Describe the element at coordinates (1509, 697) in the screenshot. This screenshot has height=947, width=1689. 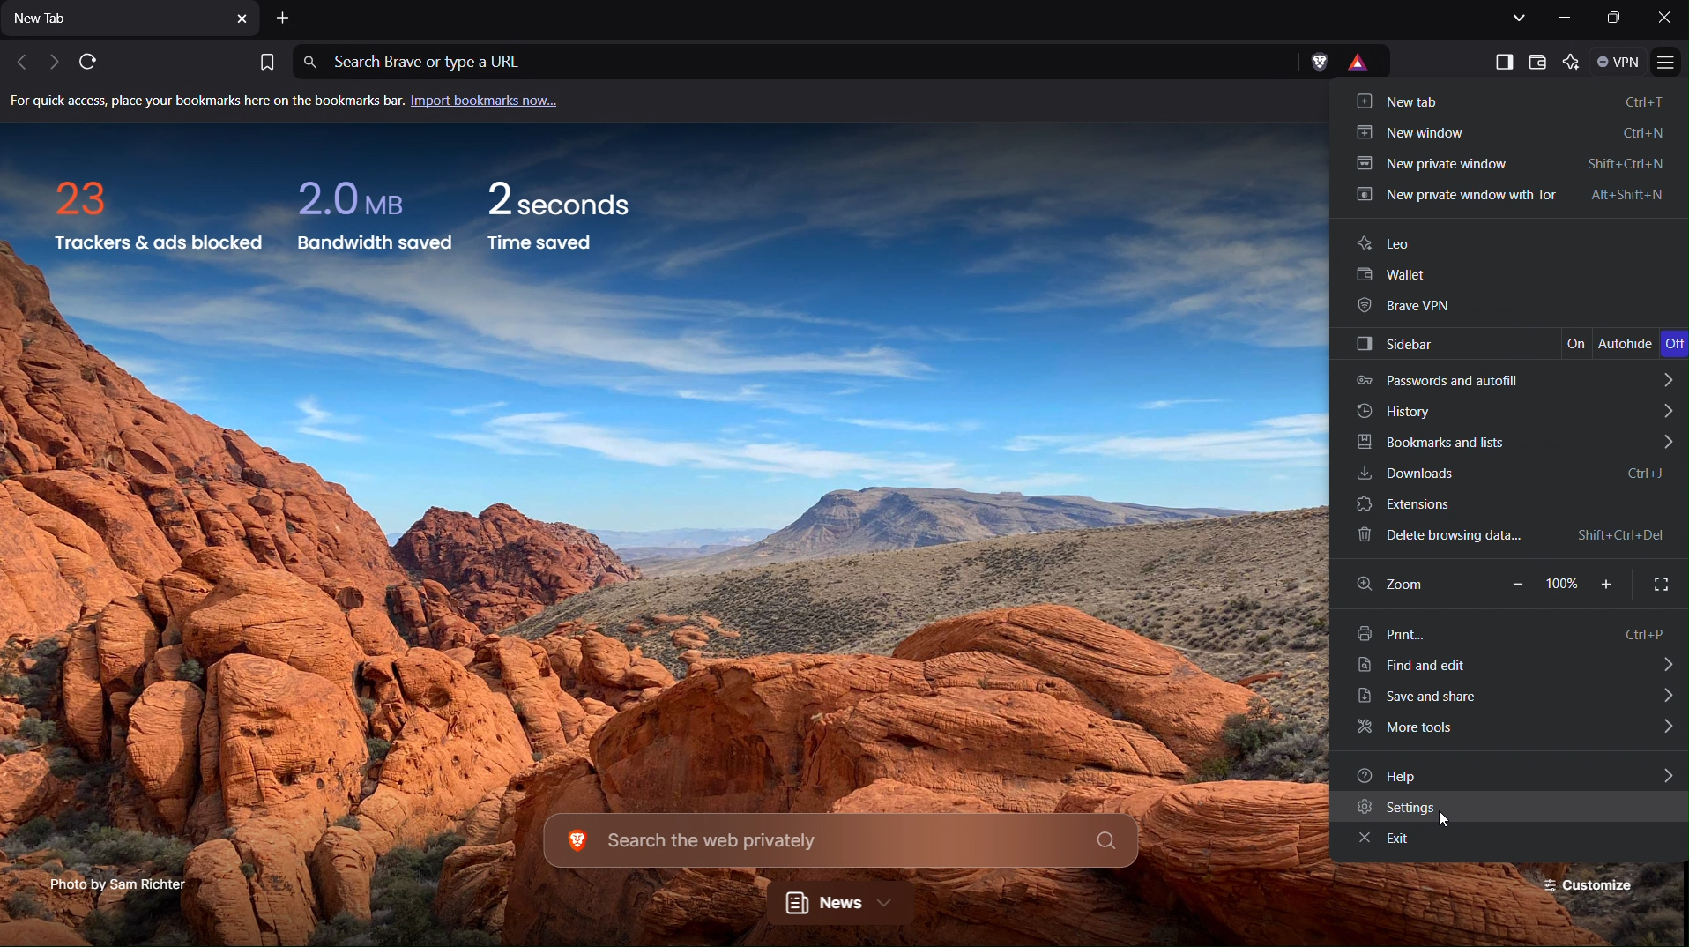
I see `Save and share` at that location.